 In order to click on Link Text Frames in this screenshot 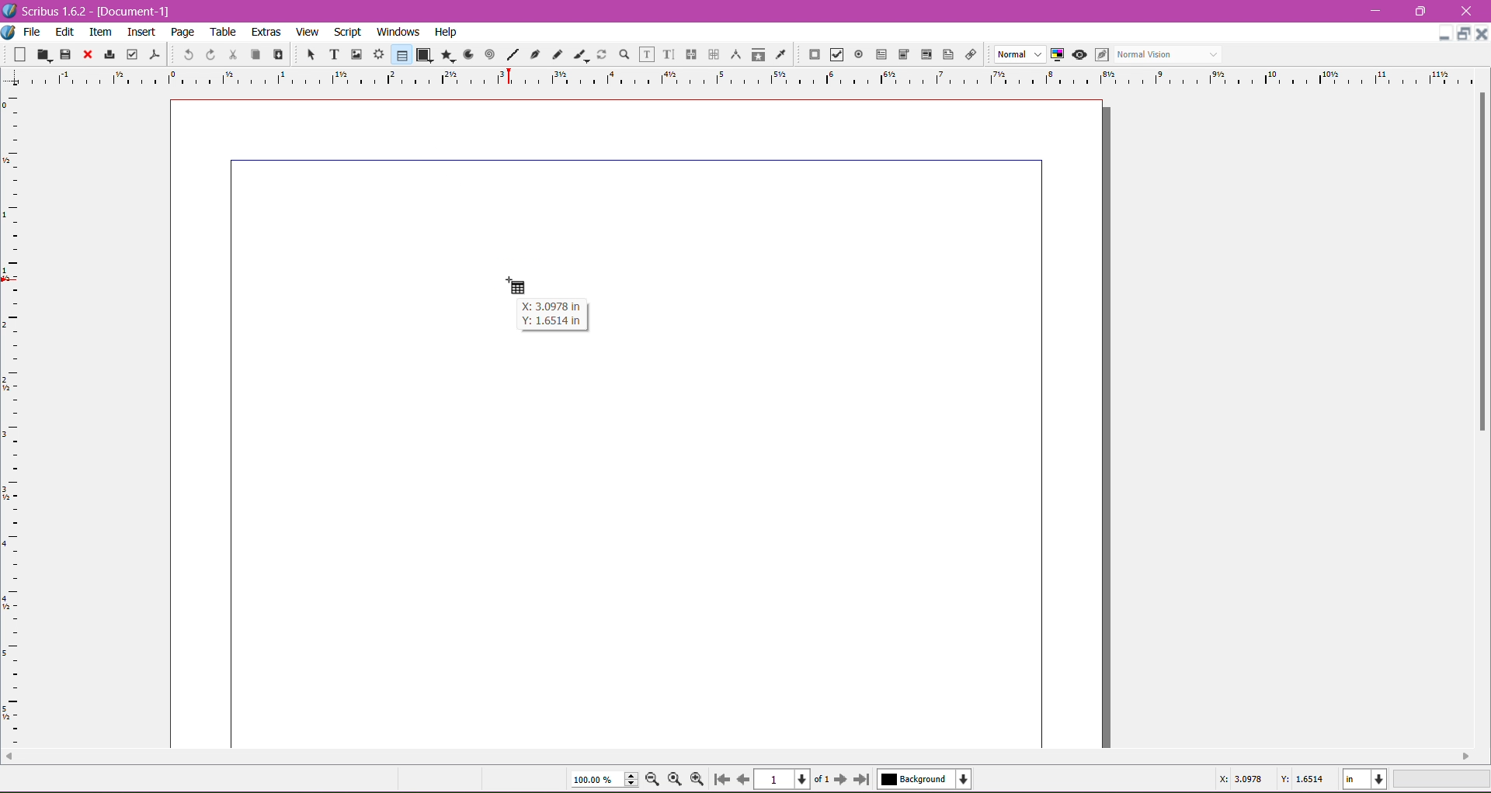, I will do `click(690, 54)`.